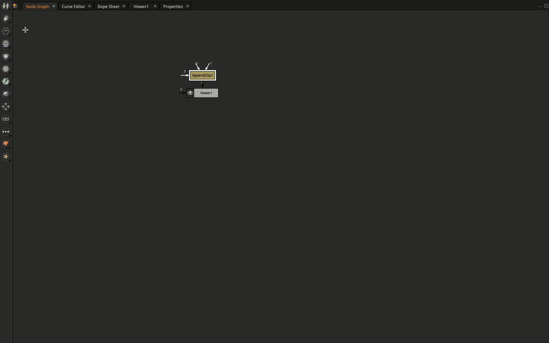 The image size is (549, 343). Describe the element at coordinates (6, 107) in the screenshot. I see `Transform` at that location.